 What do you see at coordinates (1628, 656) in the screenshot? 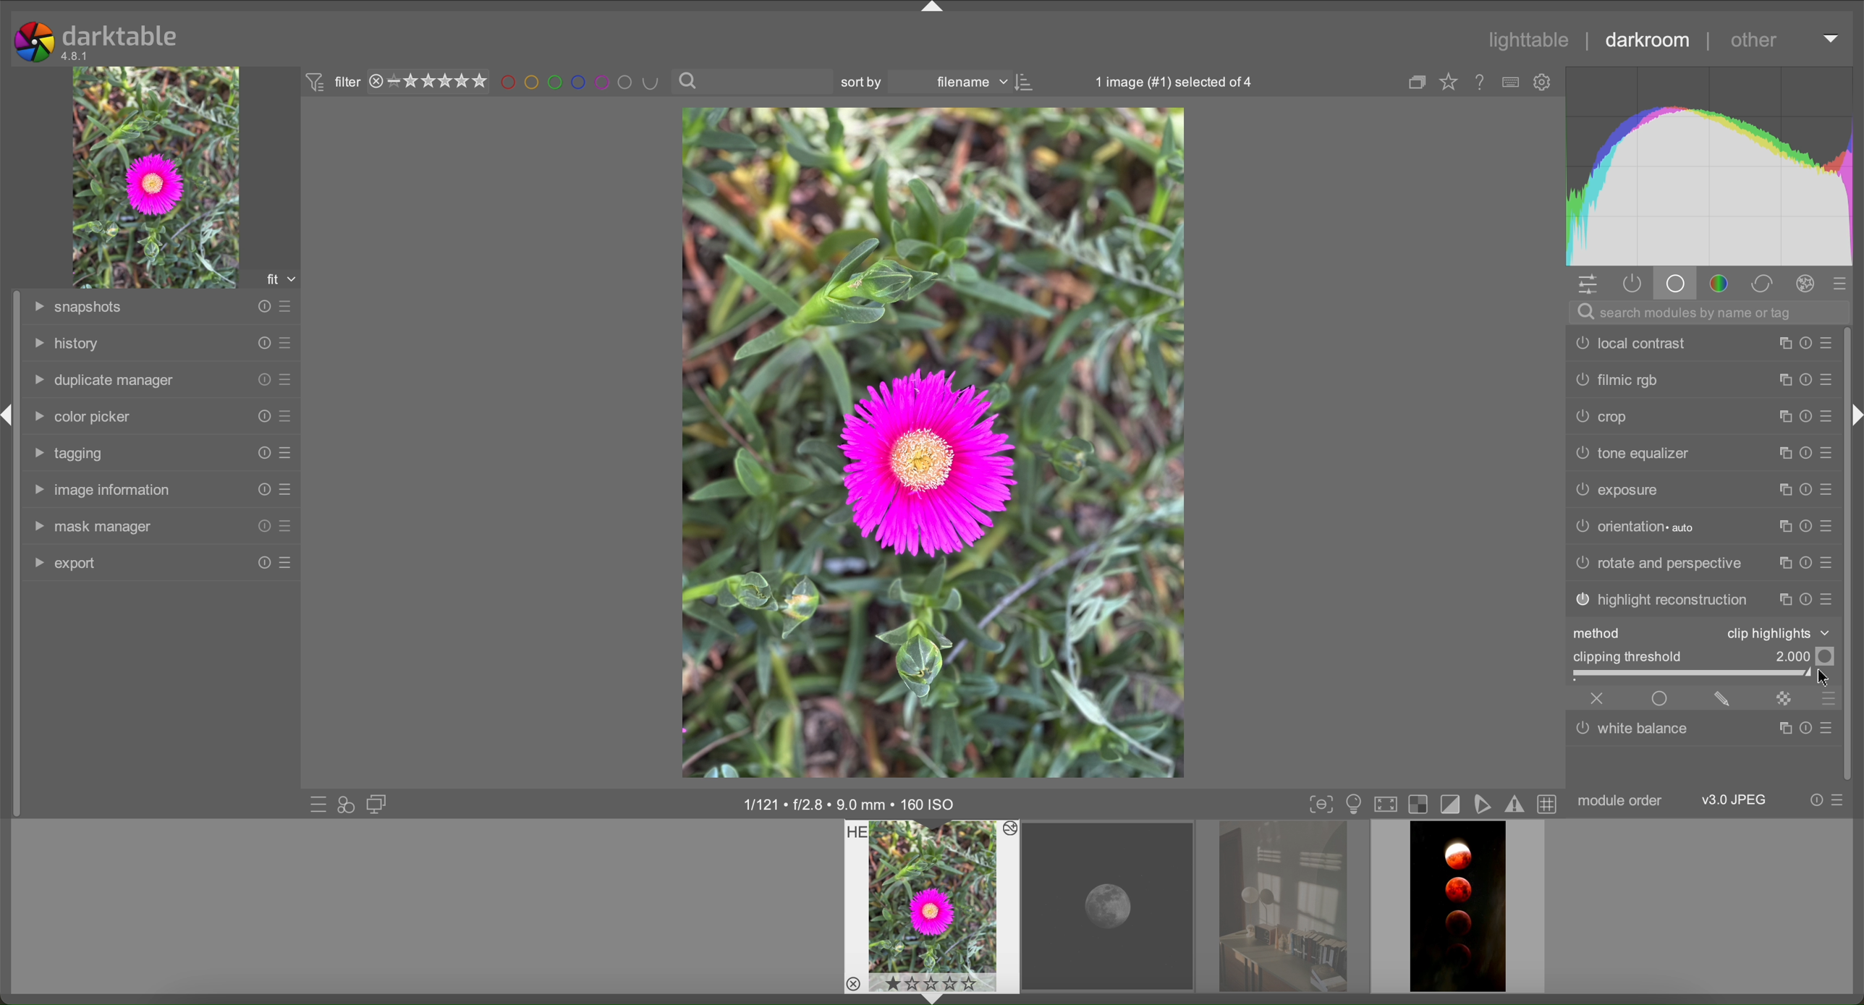
I see `clipping threshold` at bounding box center [1628, 656].